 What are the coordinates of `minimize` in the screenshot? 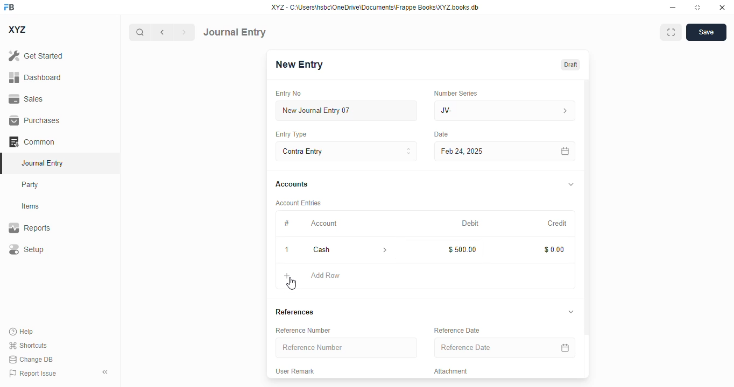 It's located at (673, 8).